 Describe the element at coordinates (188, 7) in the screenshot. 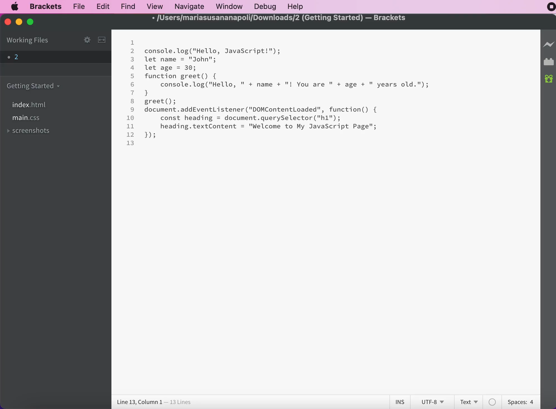

I see `navigate` at that location.